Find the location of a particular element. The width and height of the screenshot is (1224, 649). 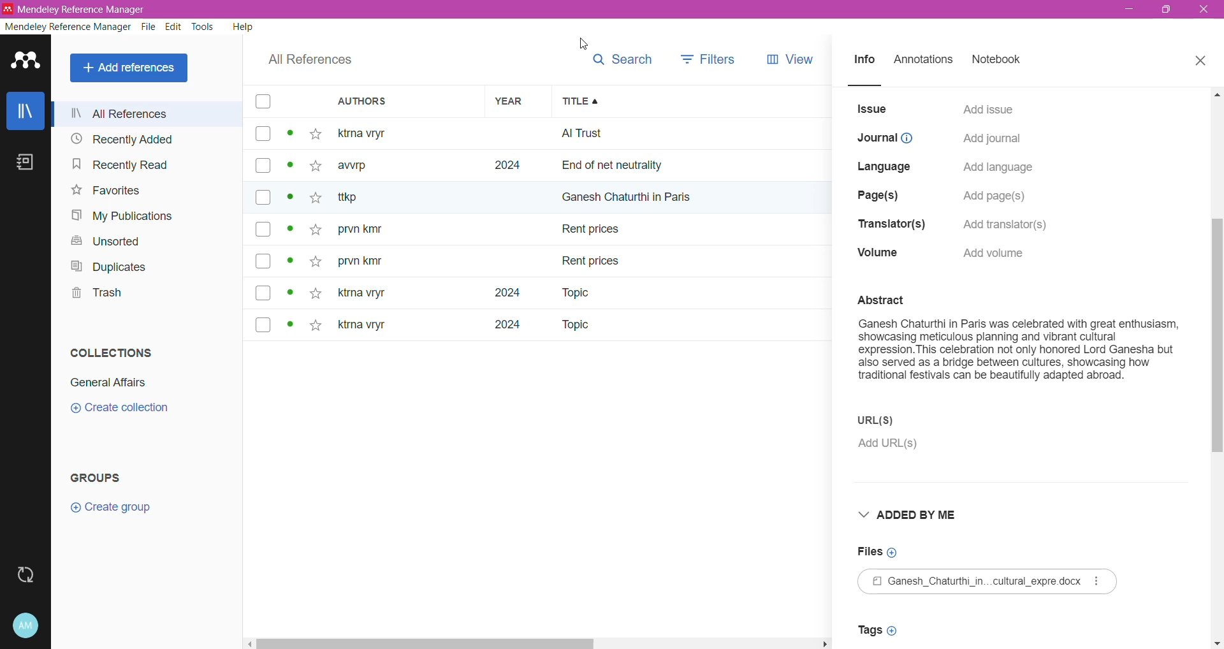

Authors is located at coordinates (408, 102).